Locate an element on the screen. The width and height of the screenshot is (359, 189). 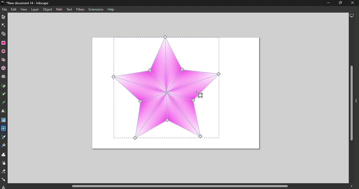
Edit is located at coordinates (14, 9).